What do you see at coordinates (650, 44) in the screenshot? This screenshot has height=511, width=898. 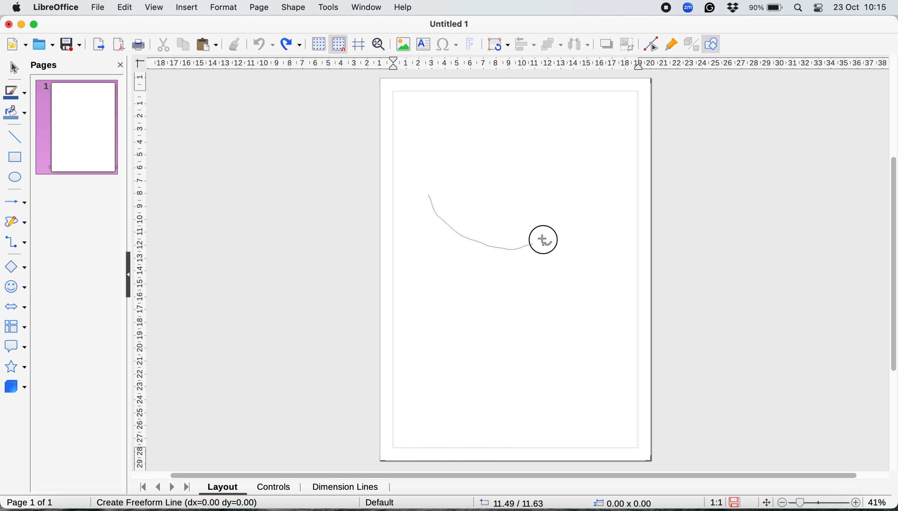 I see `toggle edit point mode` at bounding box center [650, 44].